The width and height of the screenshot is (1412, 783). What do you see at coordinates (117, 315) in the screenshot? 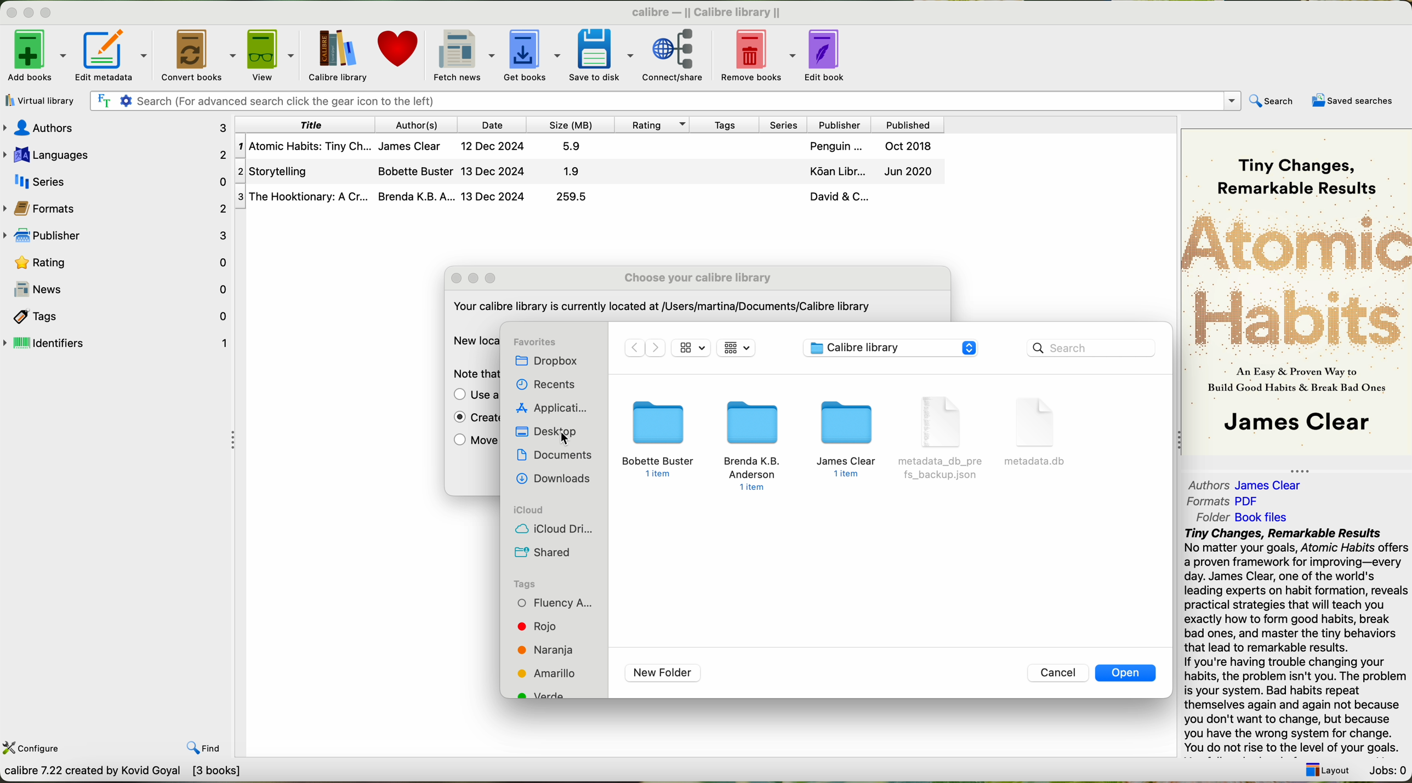
I see `tags` at bounding box center [117, 315].